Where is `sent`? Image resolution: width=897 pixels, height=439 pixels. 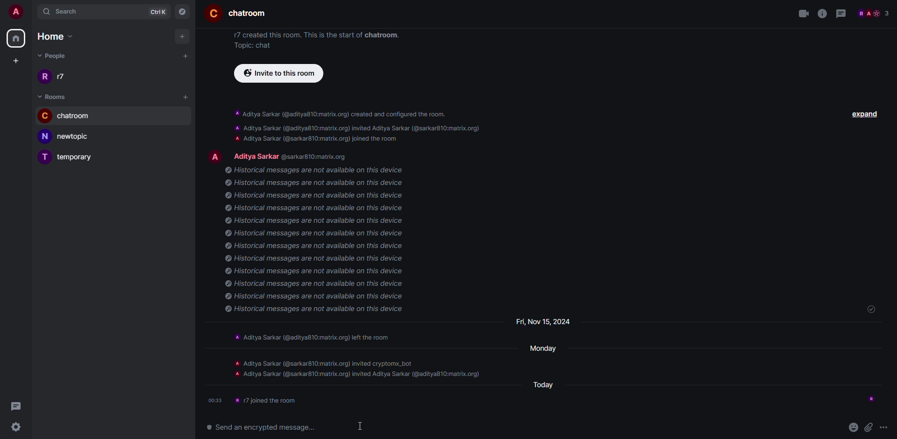
sent is located at coordinates (869, 310).